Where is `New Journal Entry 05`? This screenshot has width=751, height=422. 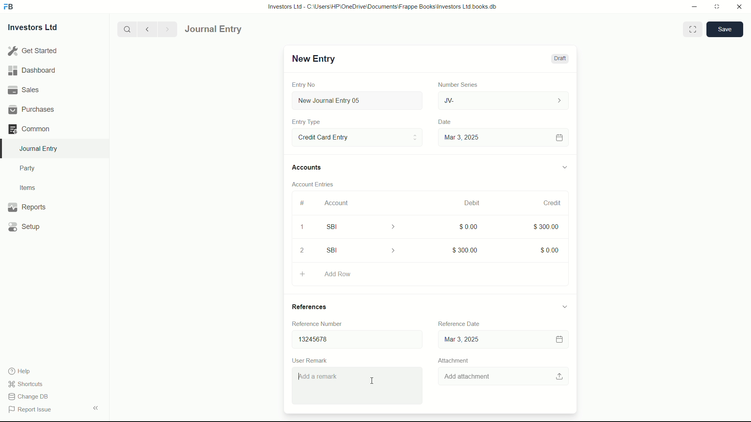
New Journal Entry 05 is located at coordinates (358, 101).